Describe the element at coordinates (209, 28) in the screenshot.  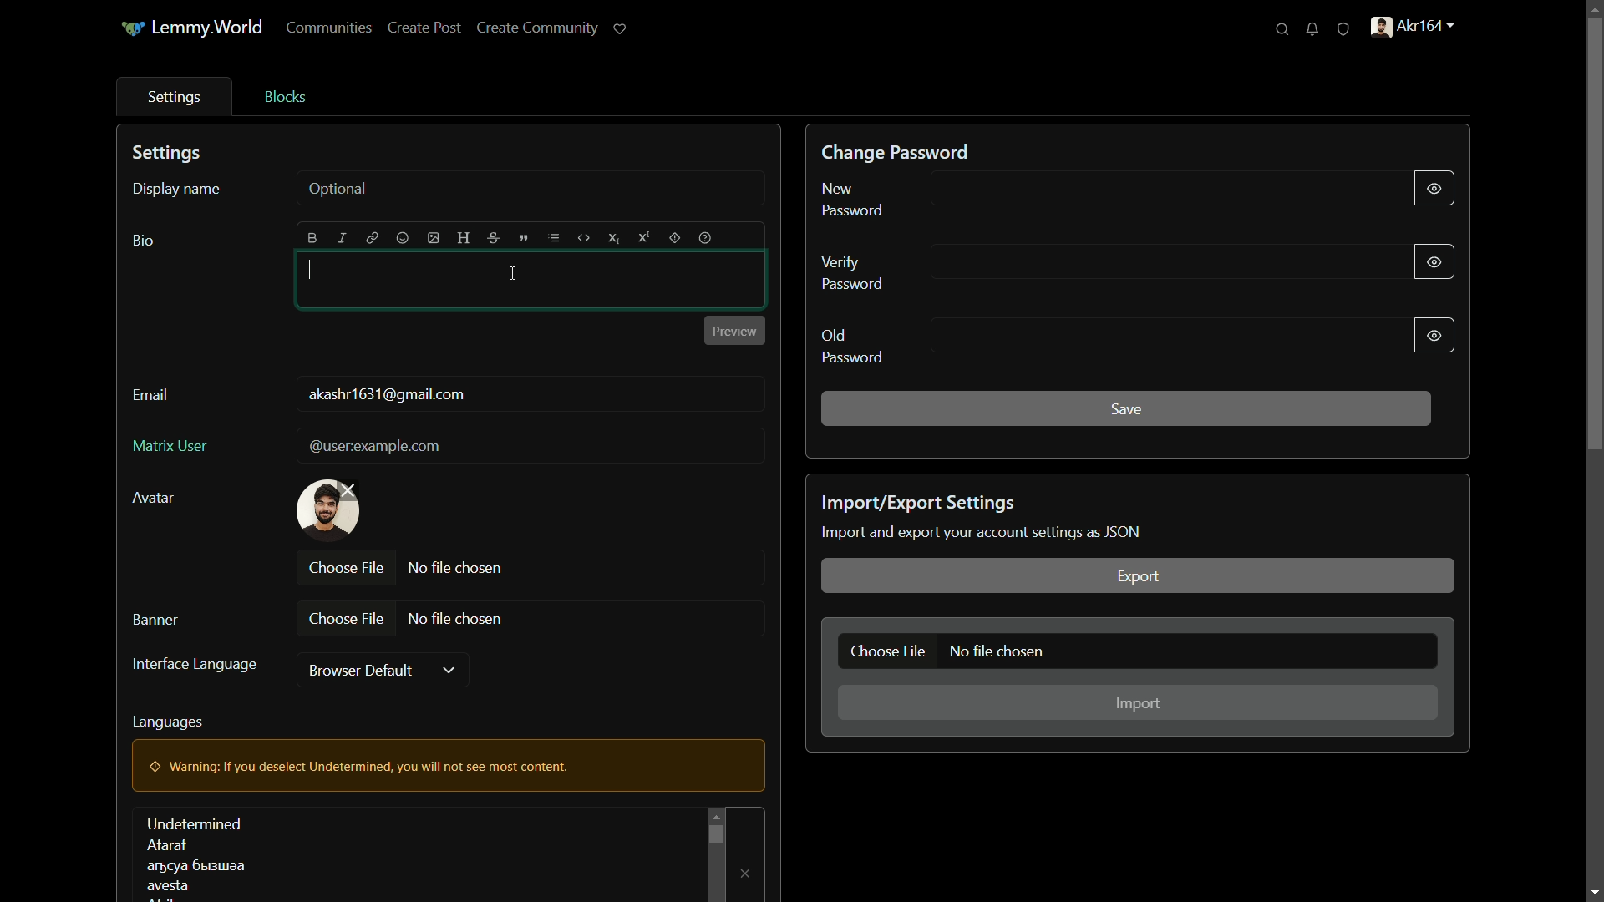
I see `Lemmy.World` at that location.